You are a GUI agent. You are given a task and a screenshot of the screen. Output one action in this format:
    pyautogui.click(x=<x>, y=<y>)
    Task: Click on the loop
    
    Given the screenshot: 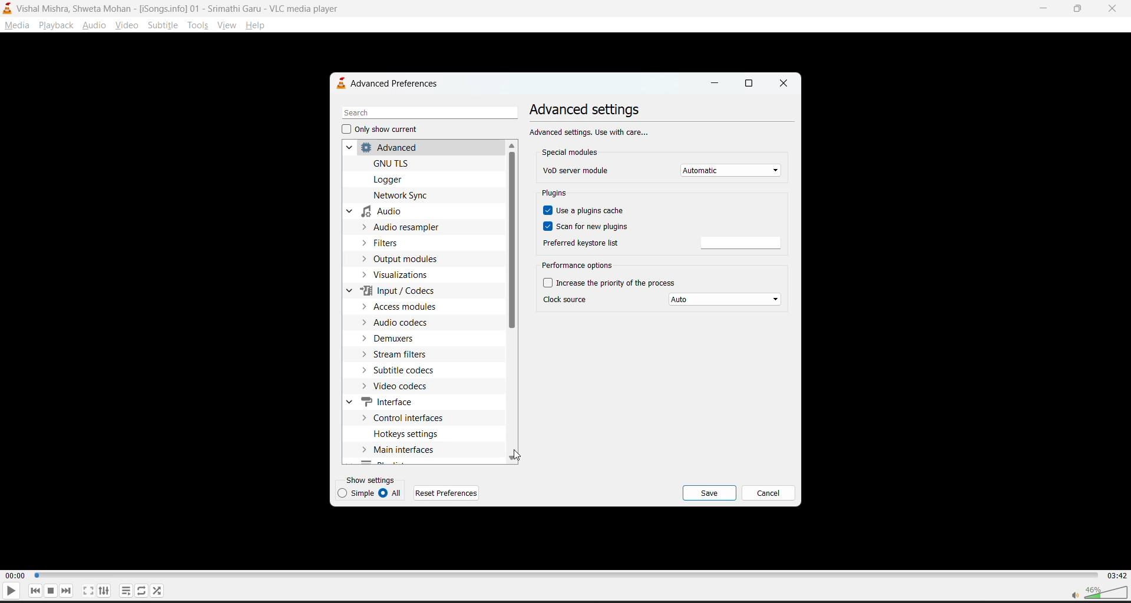 What is the action you would take?
    pyautogui.click(x=138, y=588)
    